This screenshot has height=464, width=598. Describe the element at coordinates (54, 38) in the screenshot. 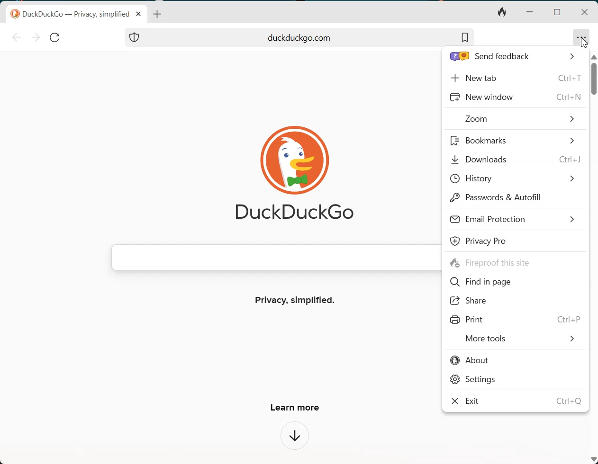

I see `Reload` at that location.